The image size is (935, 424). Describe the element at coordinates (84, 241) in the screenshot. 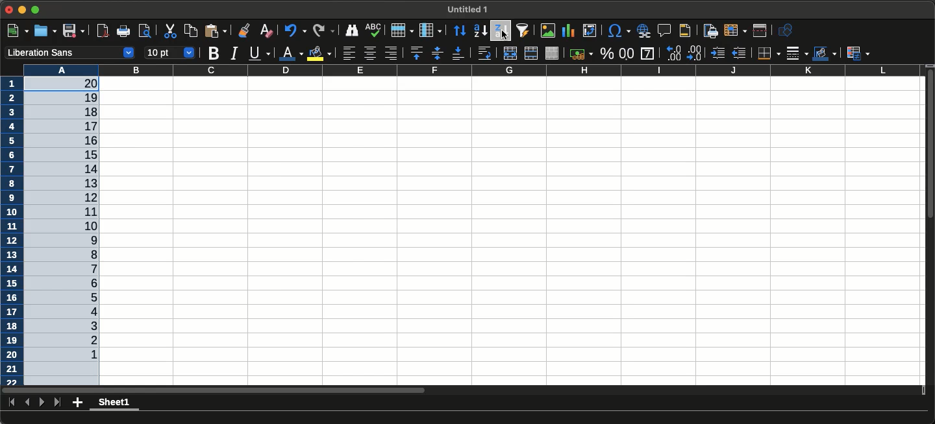

I see `12` at that location.